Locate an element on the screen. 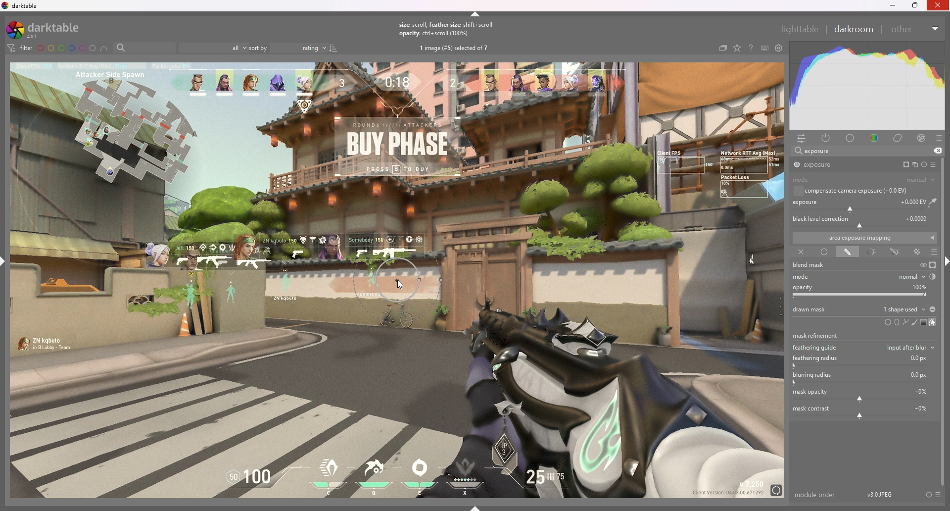 This screenshot has width=950, height=511. color labels is located at coordinates (67, 49).